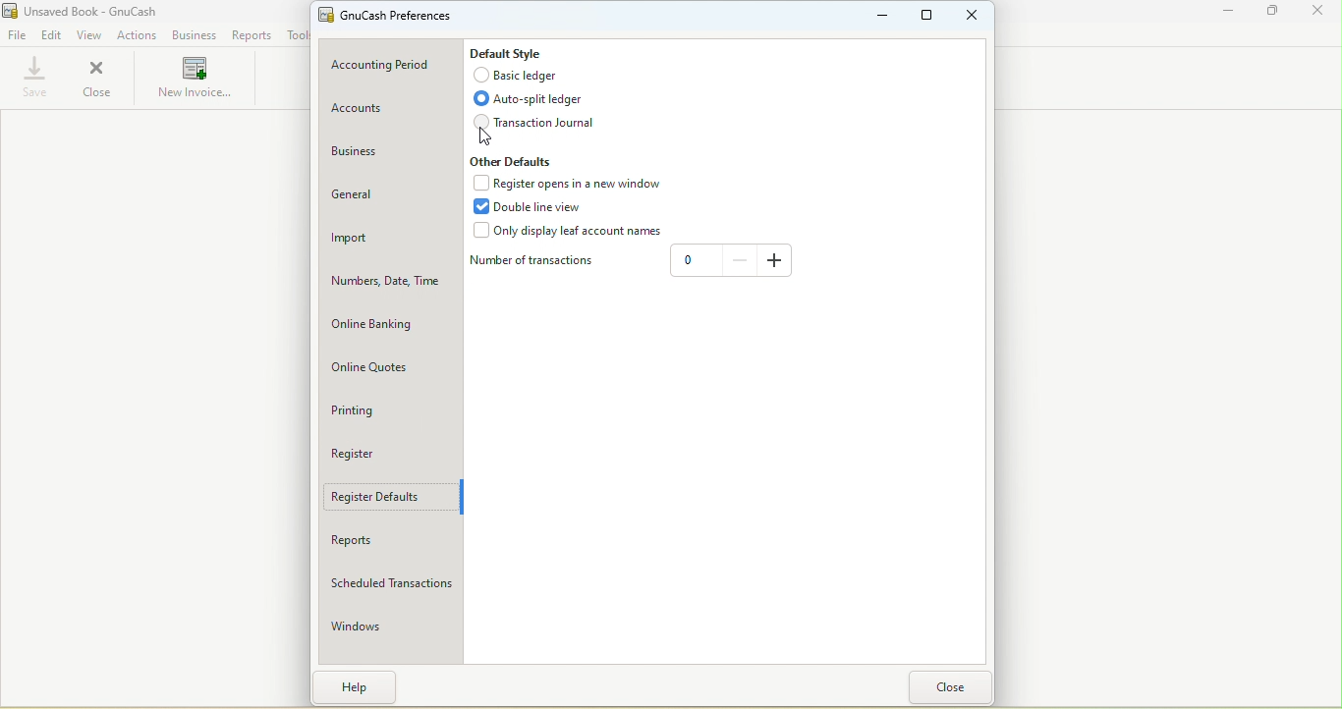 This screenshot has height=709, width=1342. Describe the element at coordinates (486, 136) in the screenshot. I see `cursor` at that location.